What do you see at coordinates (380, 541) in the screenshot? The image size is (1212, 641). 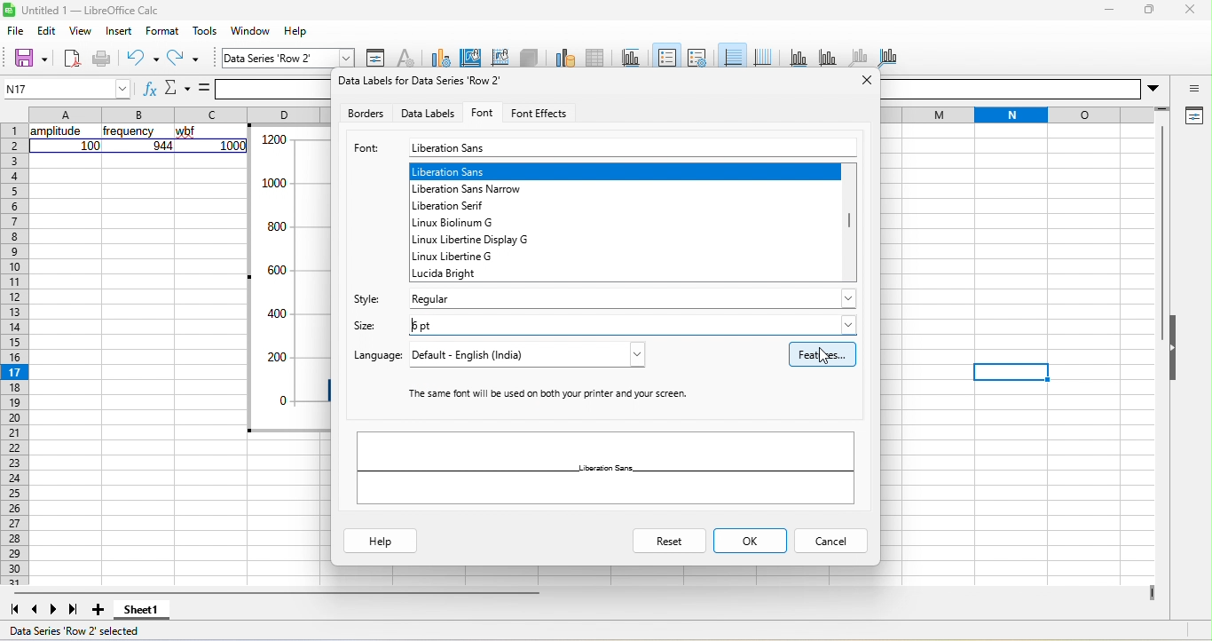 I see `help` at bounding box center [380, 541].